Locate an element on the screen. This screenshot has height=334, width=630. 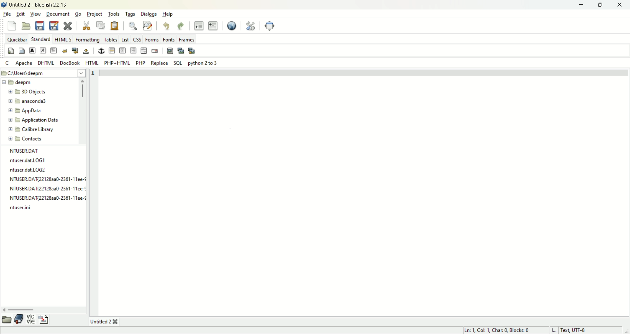
formatting is located at coordinates (88, 39).